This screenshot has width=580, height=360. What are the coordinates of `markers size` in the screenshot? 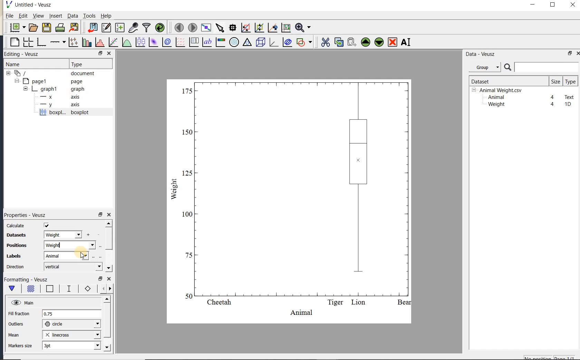 It's located at (21, 346).